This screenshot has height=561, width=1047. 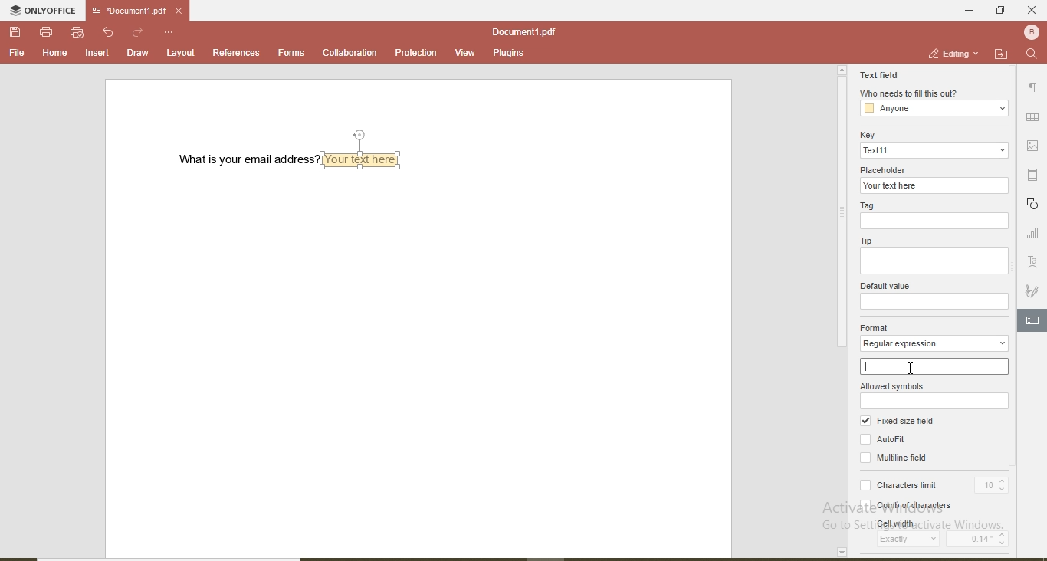 I want to click on key, so click(x=865, y=135).